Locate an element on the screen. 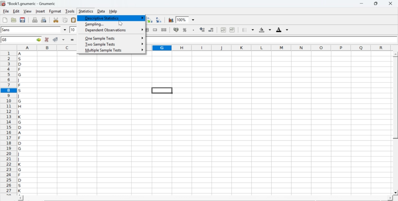 The image size is (398, 201). align right is located at coordinates (137, 30).